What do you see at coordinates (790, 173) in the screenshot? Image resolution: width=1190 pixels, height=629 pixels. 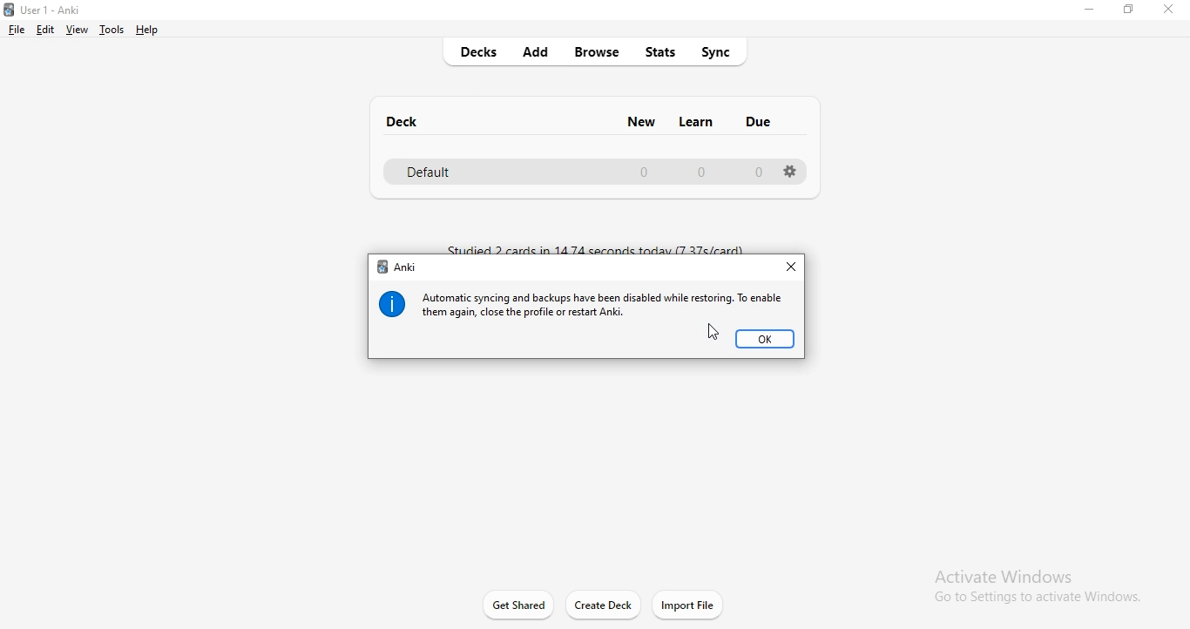 I see `settings` at bounding box center [790, 173].